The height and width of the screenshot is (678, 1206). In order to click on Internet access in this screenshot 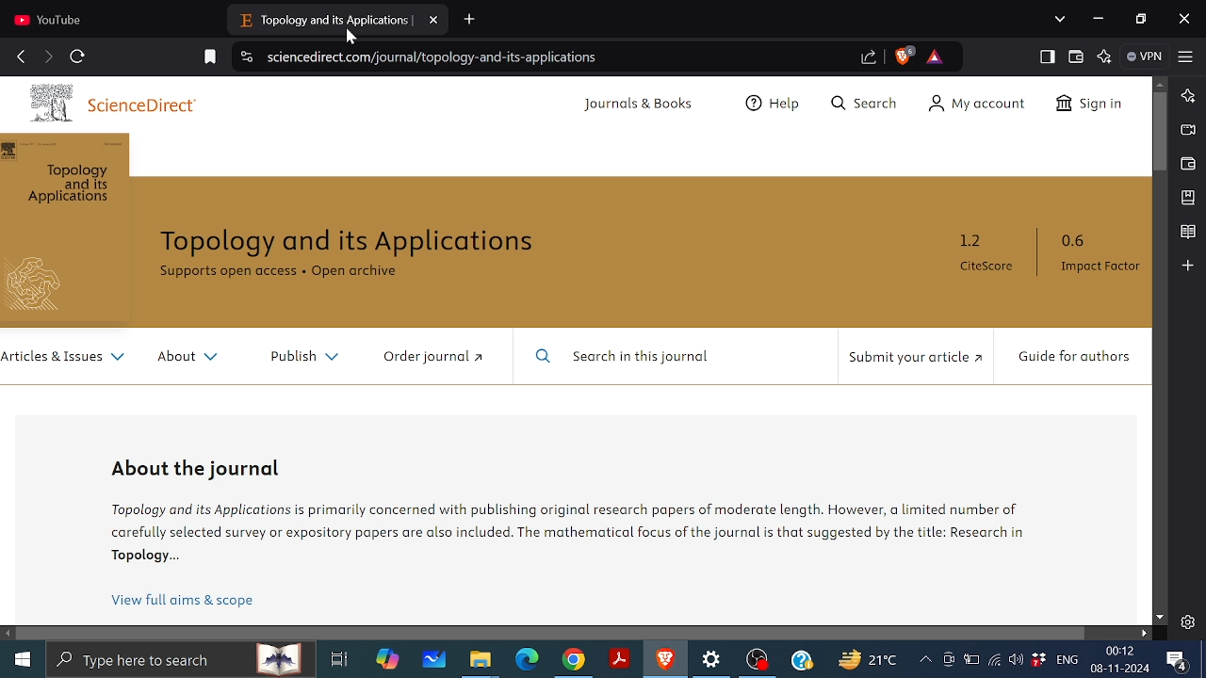, I will do `click(993, 659)`.